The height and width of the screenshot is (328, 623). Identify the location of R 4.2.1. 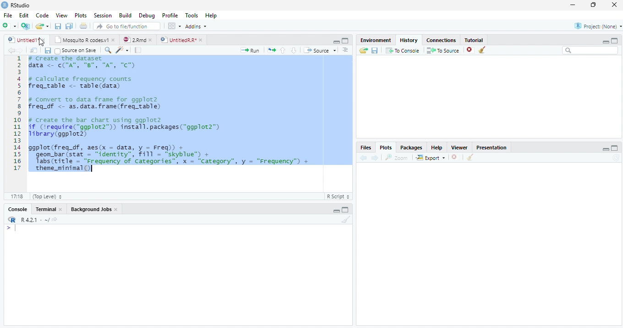
(32, 220).